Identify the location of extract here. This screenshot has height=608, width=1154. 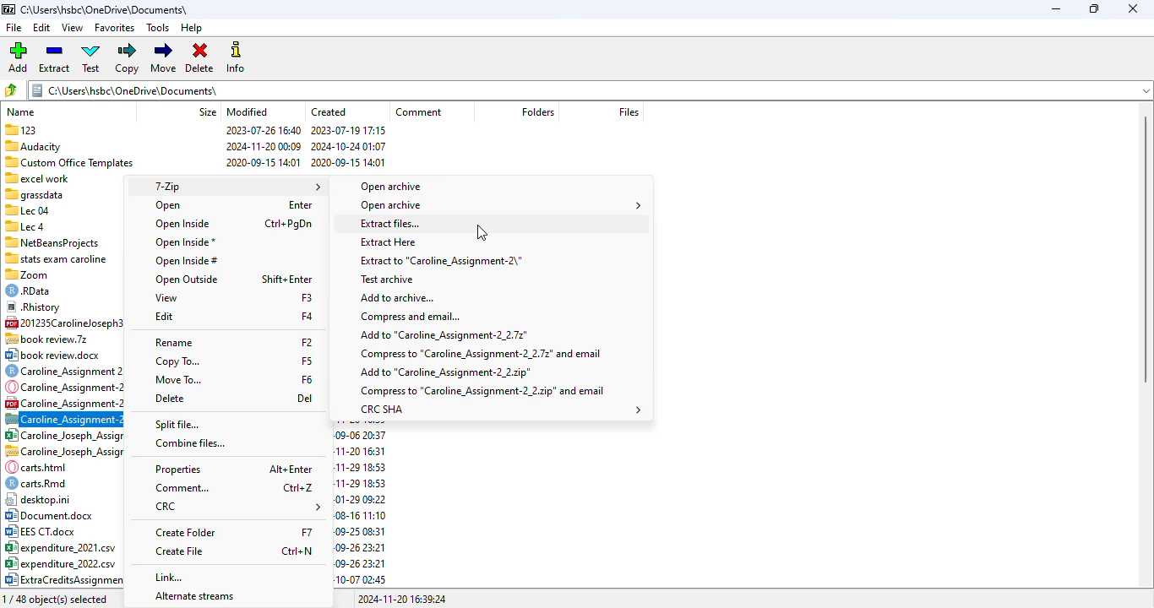
(389, 242).